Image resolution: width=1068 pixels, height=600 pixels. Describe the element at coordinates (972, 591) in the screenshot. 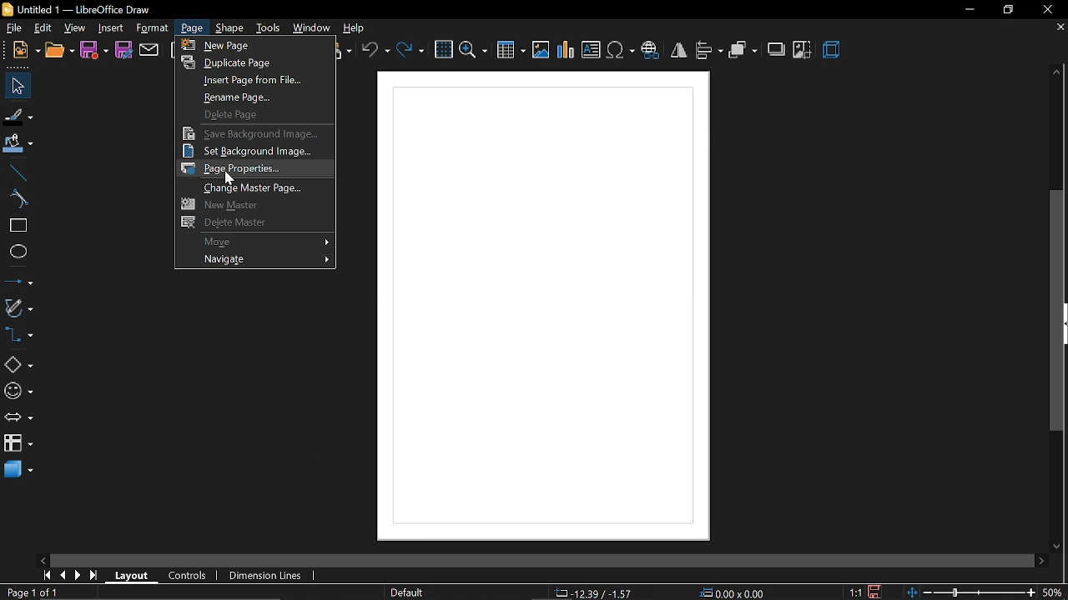

I see `change zoom` at that location.